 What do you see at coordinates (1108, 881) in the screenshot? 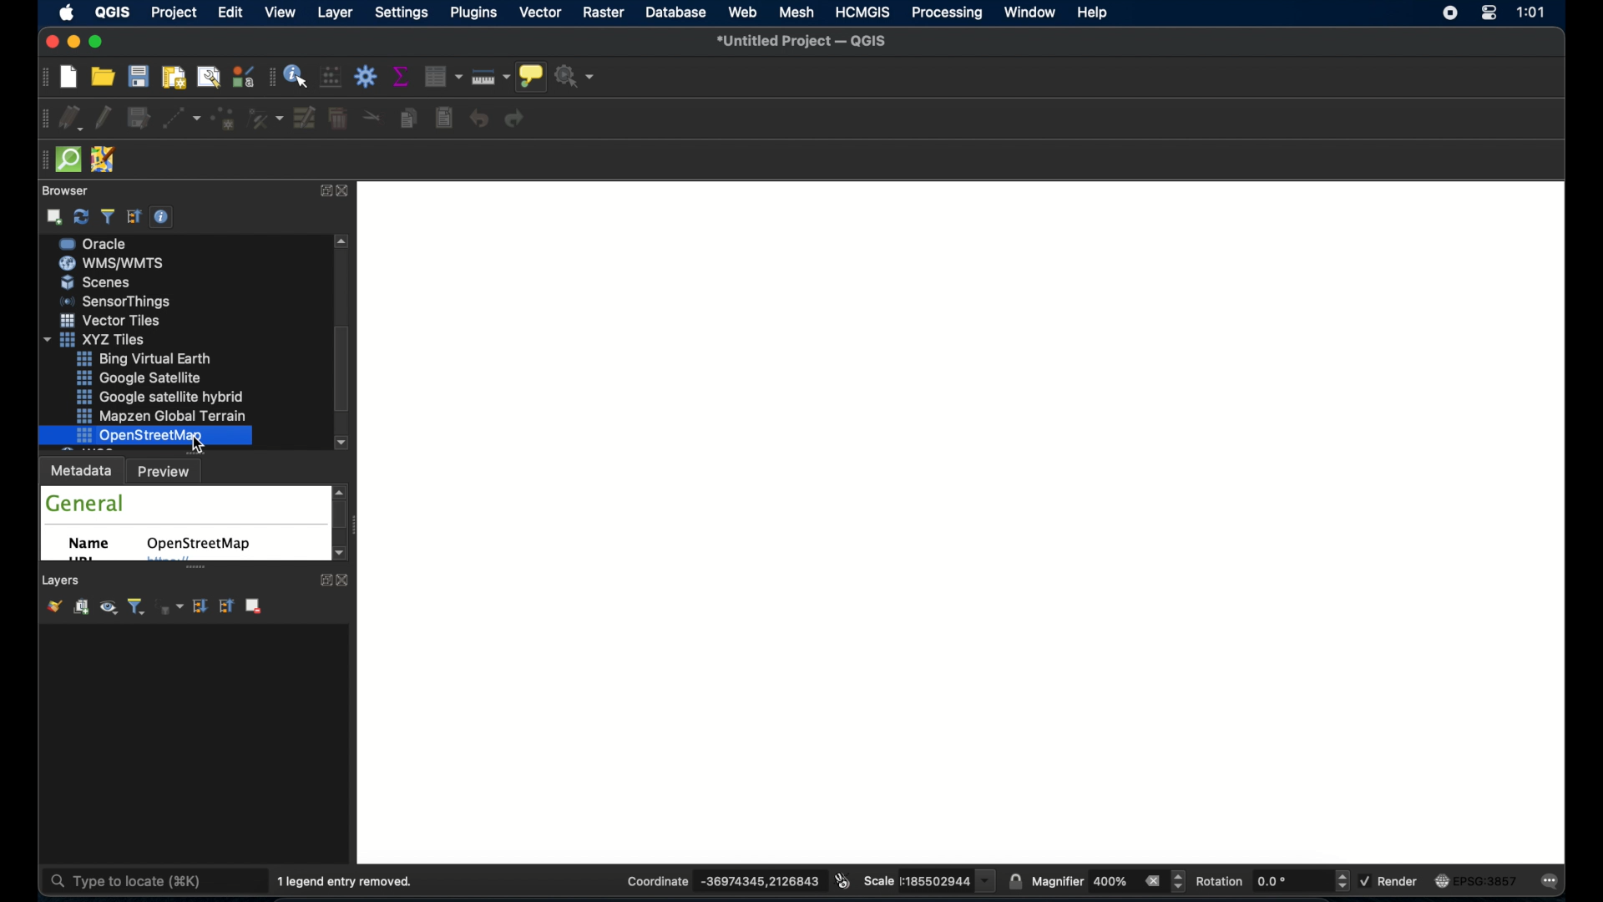
I see `magnifier` at bounding box center [1108, 881].